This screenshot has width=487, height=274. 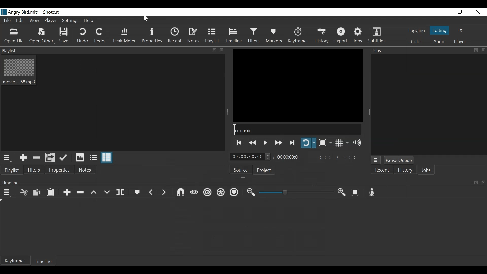 I want to click on FX, so click(x=459, y=30).